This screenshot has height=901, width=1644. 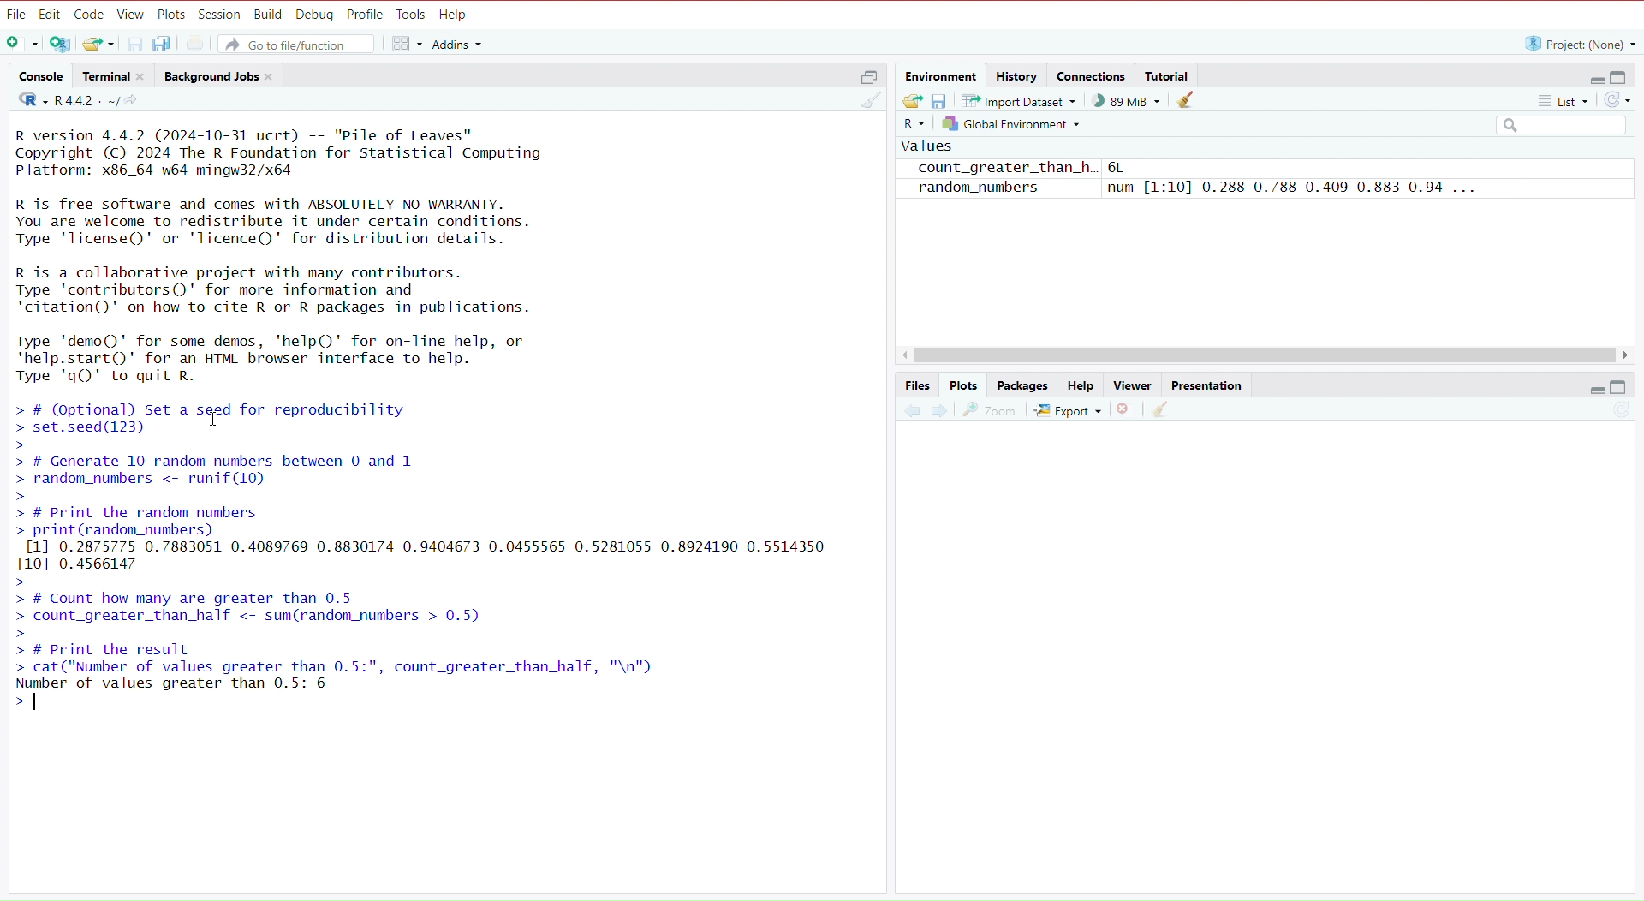 What do you see at coordinates (1596, 387) in the screenshot?
I see `Hide` at bounding box center [1596, 387].